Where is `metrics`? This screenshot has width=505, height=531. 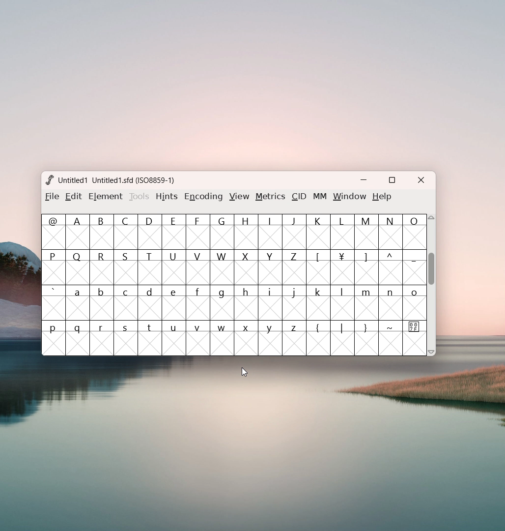 metrics is located at coordinates (271, 197).